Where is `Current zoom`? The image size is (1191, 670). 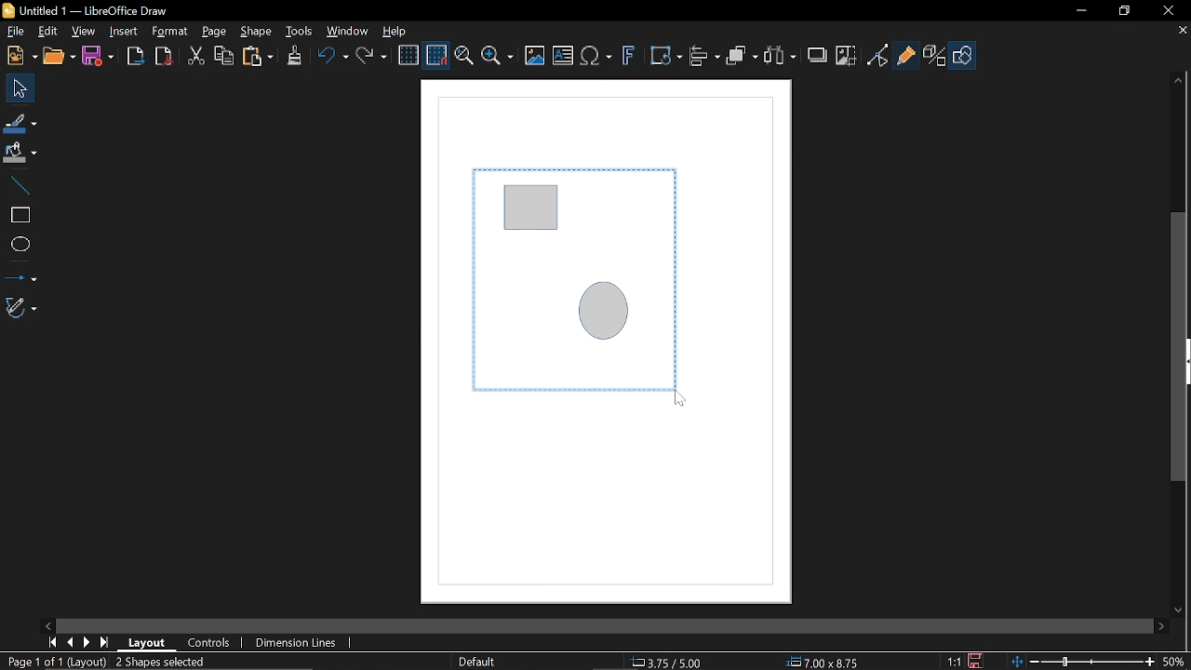
Current zoom is located at coordinates (1178, 663).